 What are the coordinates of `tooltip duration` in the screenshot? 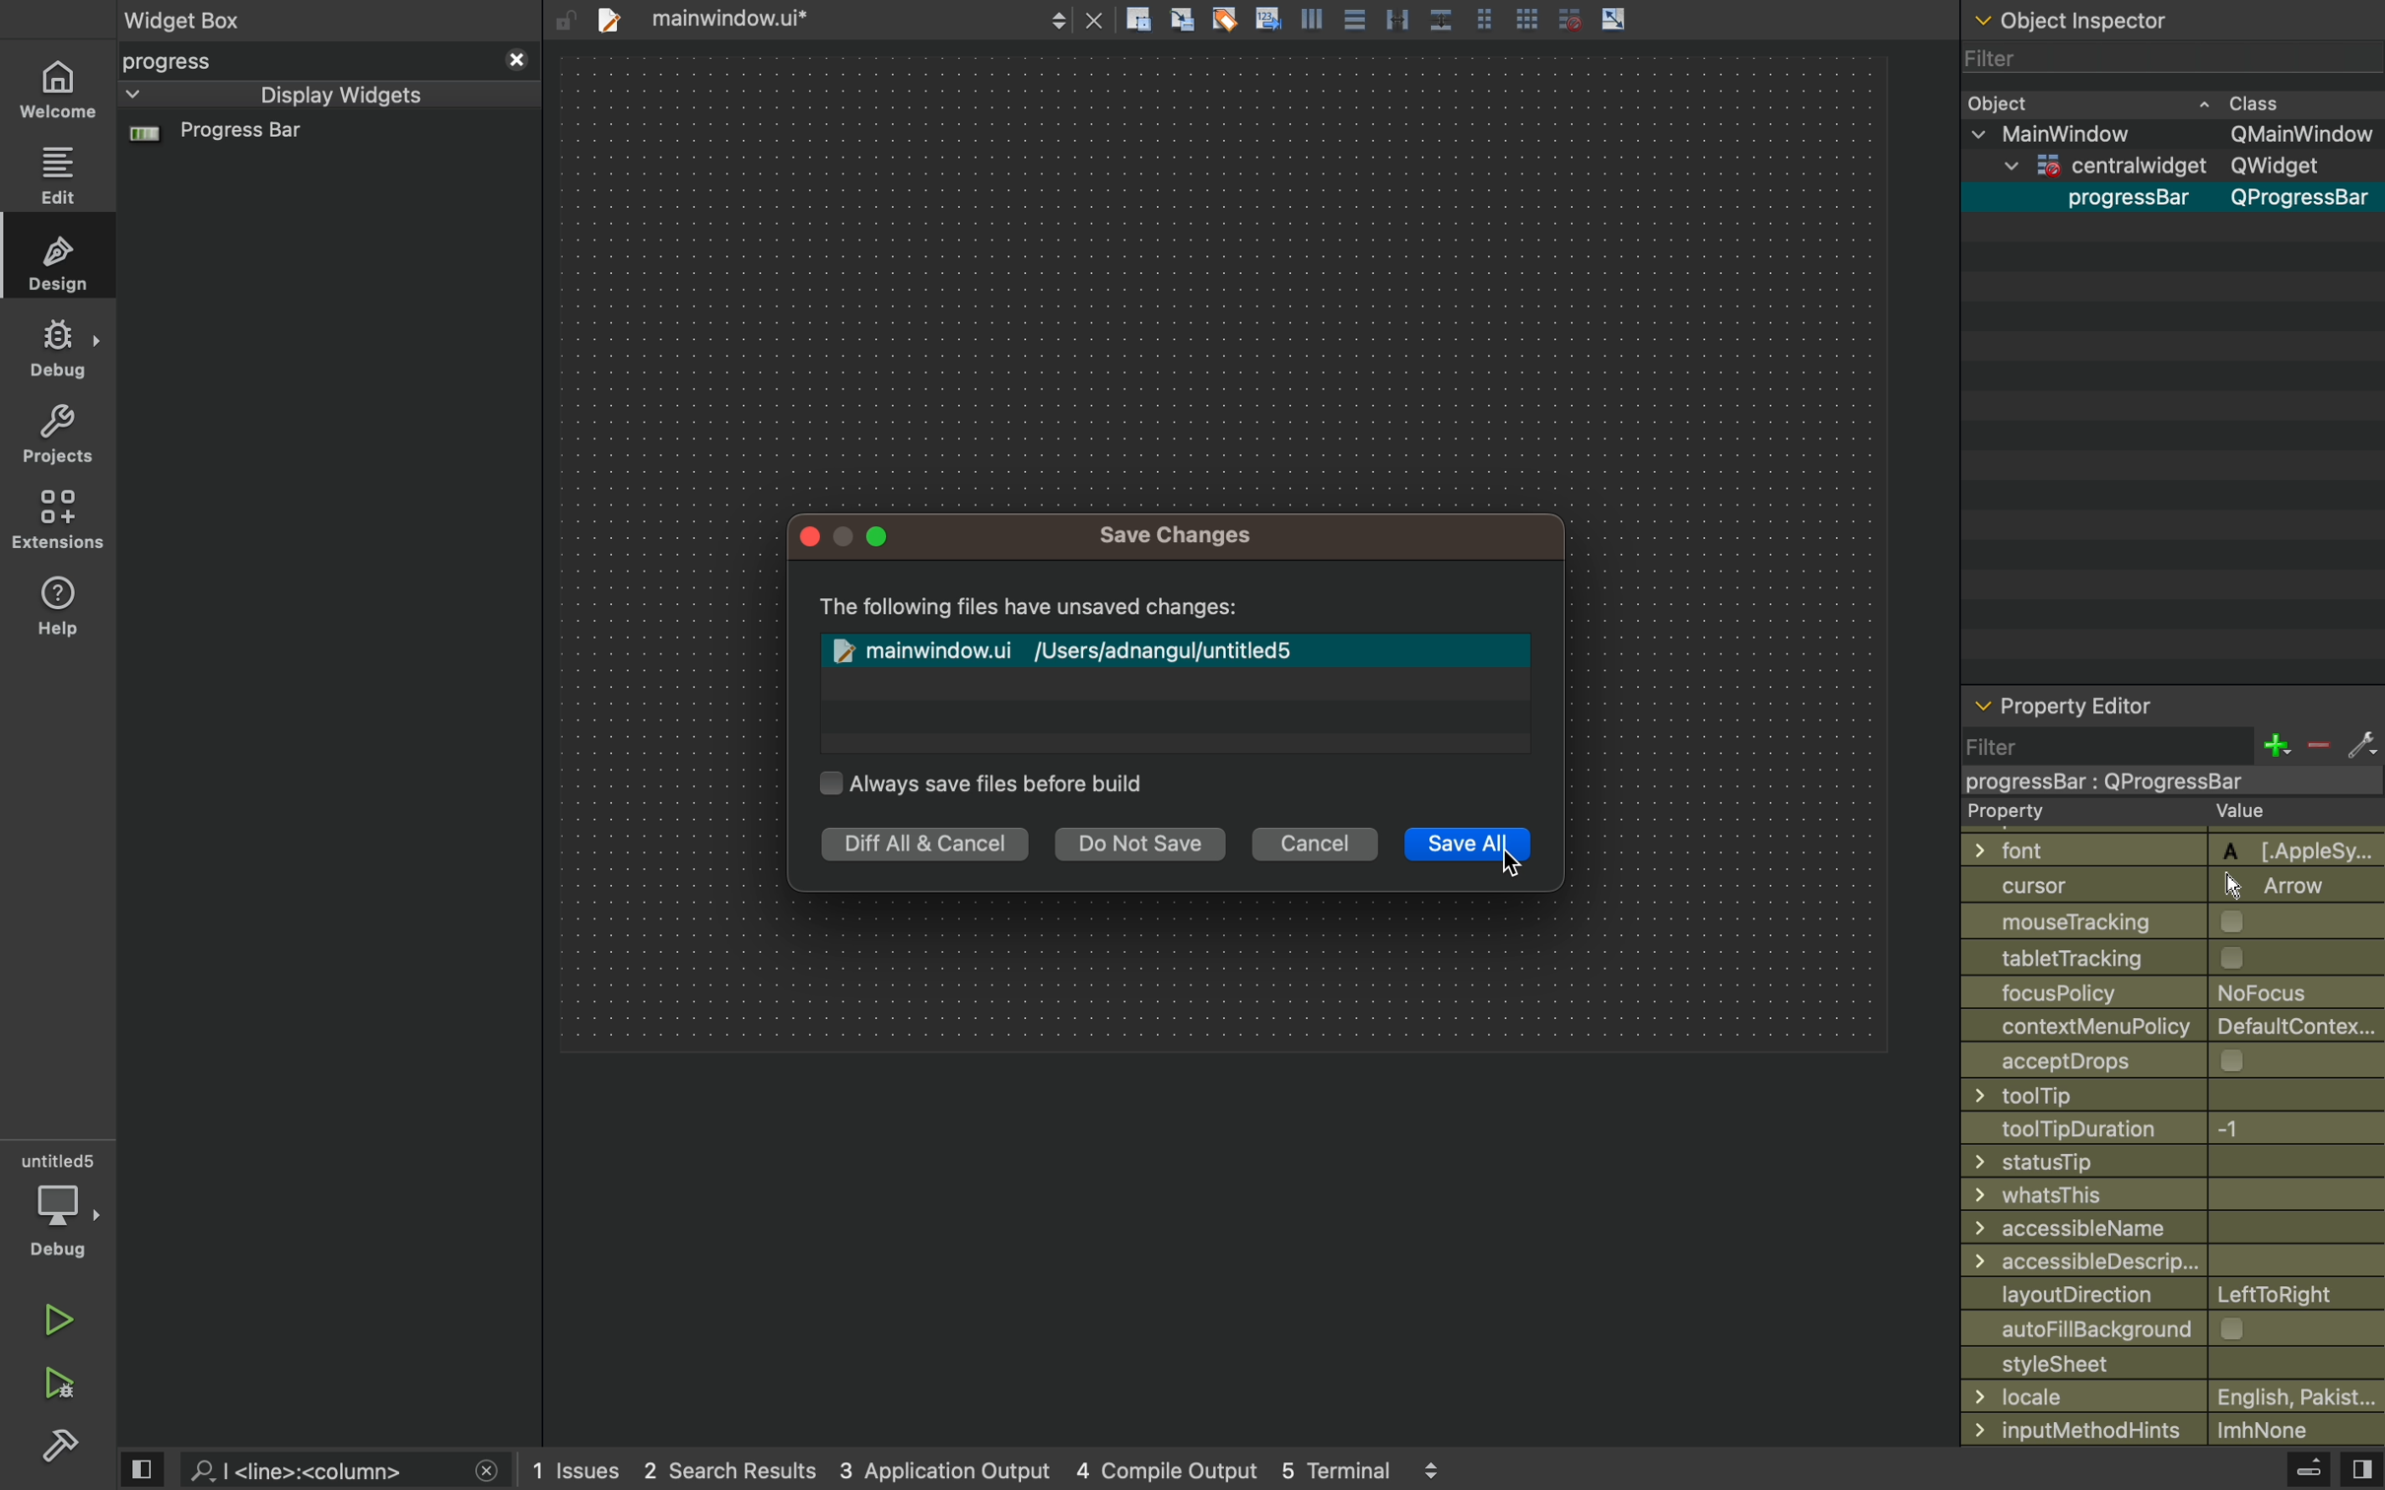 It's located at (2146, 1129).